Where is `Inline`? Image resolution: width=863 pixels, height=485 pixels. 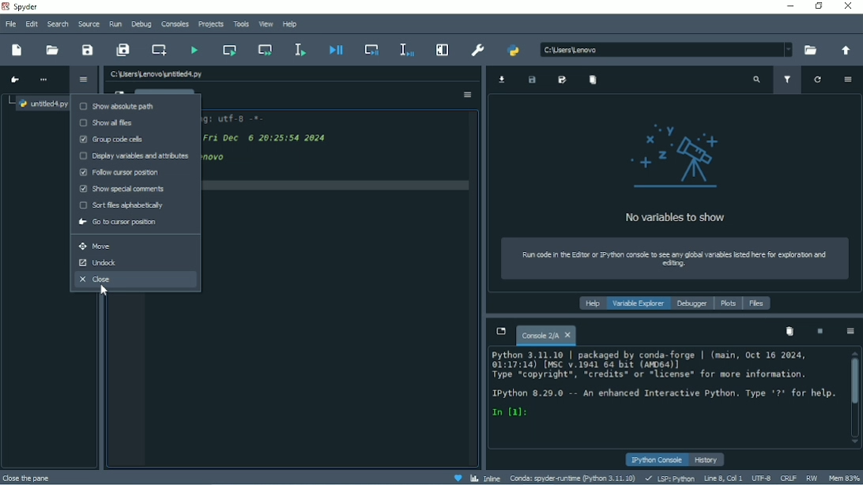
Inline is located at coordinates (485, 478).